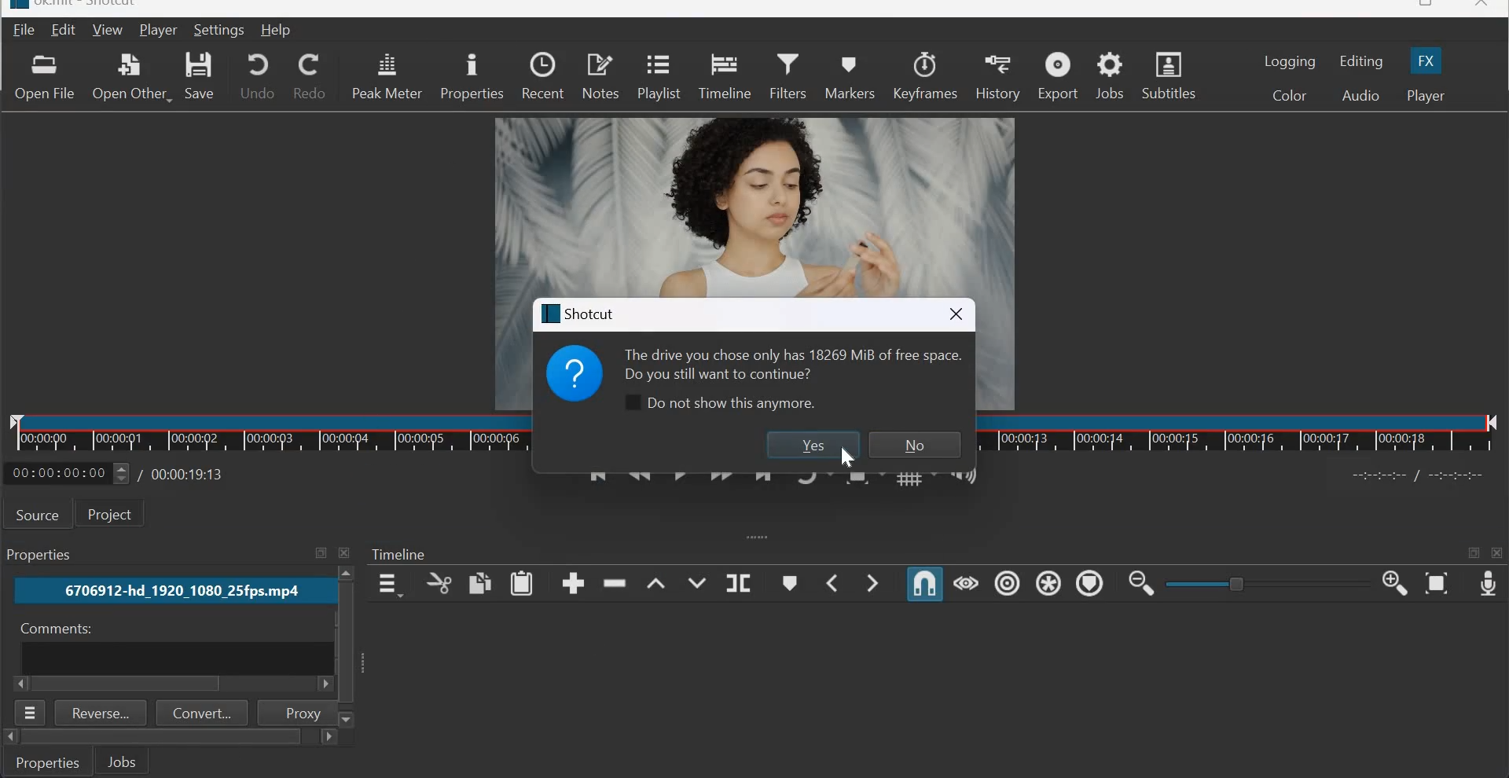  Describe the element at coordinates (347, 574) in the screenshot. I see `scroll up` at that location.